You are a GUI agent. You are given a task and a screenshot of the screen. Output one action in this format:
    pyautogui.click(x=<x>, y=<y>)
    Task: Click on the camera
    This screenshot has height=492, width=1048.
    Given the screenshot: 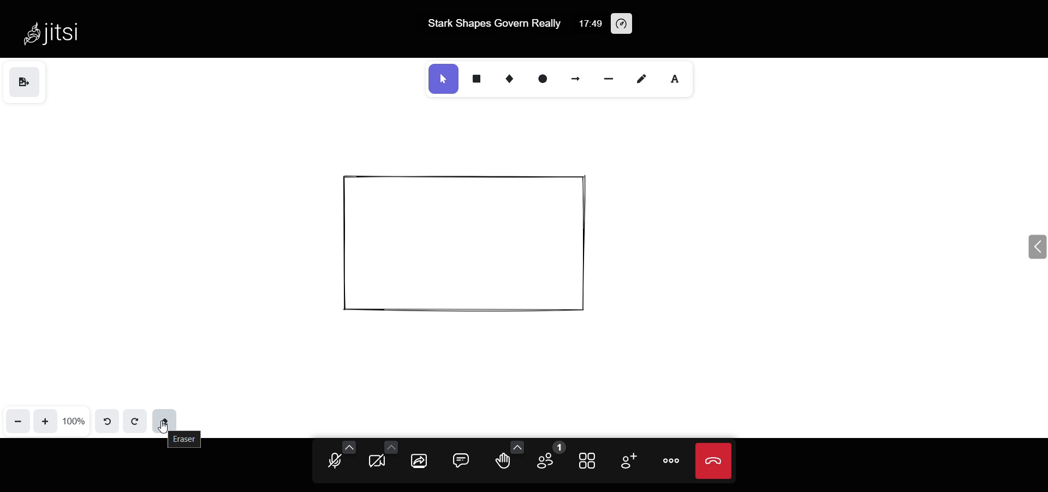 What is the action you would take?
    pyautogui.click(x=378, y=463)
    